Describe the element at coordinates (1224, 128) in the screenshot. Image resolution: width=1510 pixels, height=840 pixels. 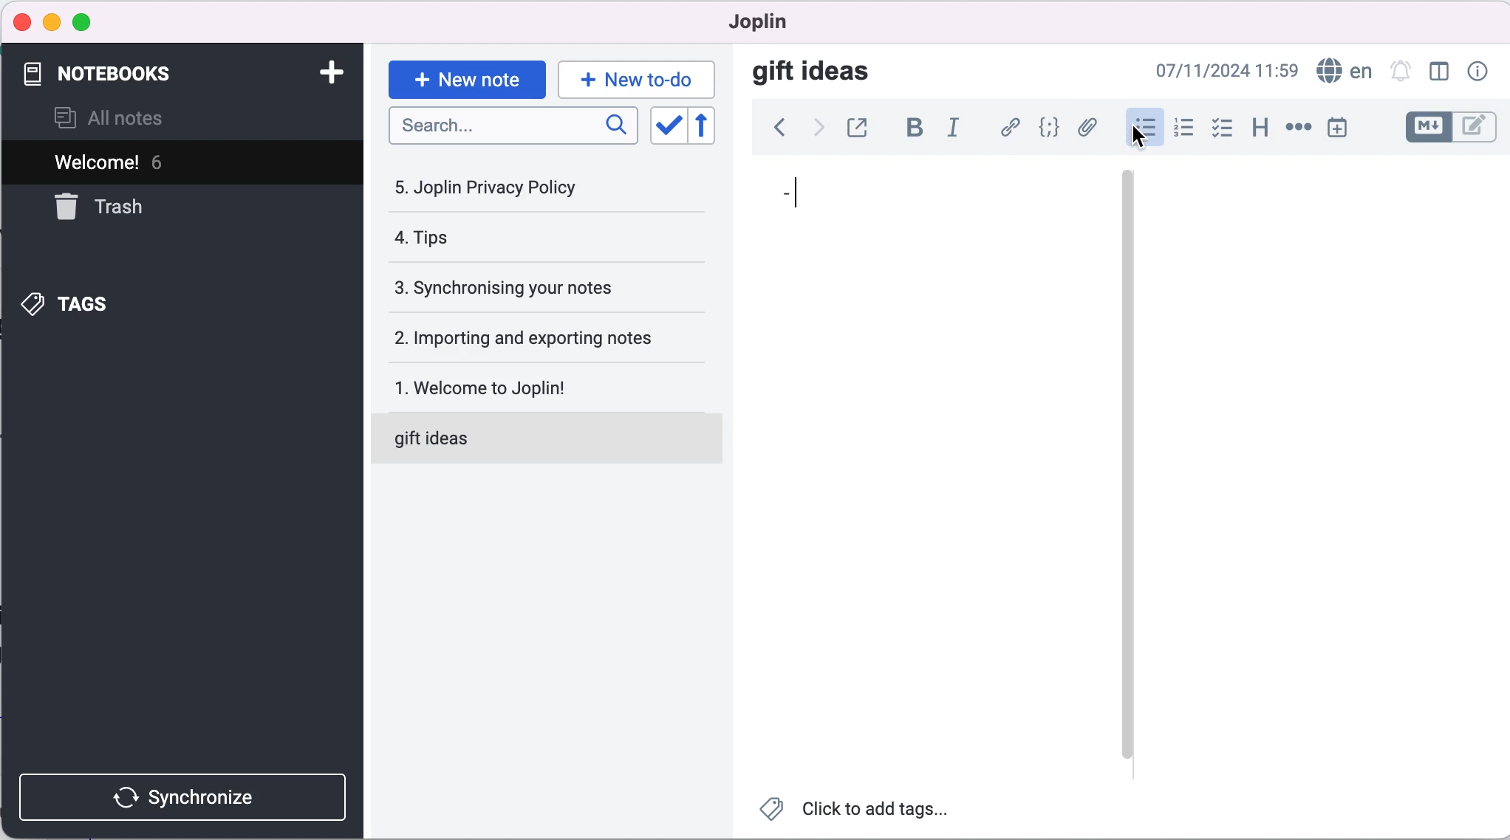
I see `checkbox` at that location.